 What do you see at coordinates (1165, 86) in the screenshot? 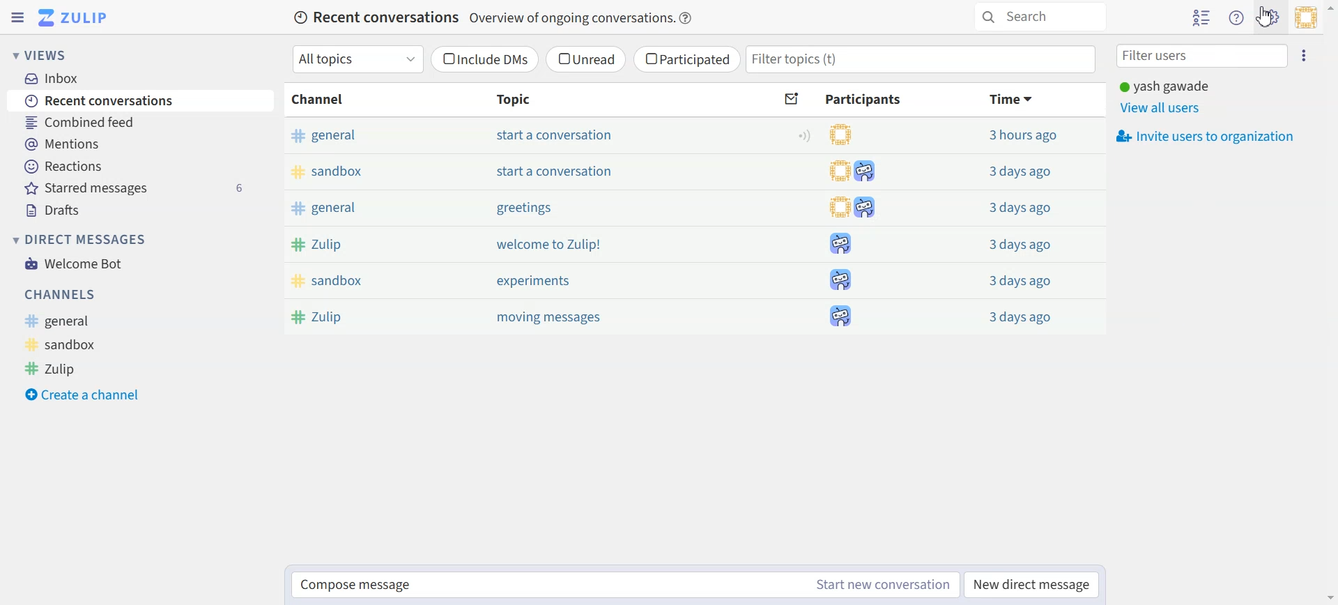
I see `yash gawade` at bounding box center [1165, 86].